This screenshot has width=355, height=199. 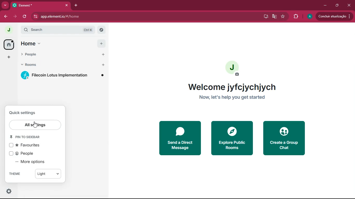 What do you see at coordinates (62, 44) in the screenshot?
I see `home` at bounding box center [62, 44].